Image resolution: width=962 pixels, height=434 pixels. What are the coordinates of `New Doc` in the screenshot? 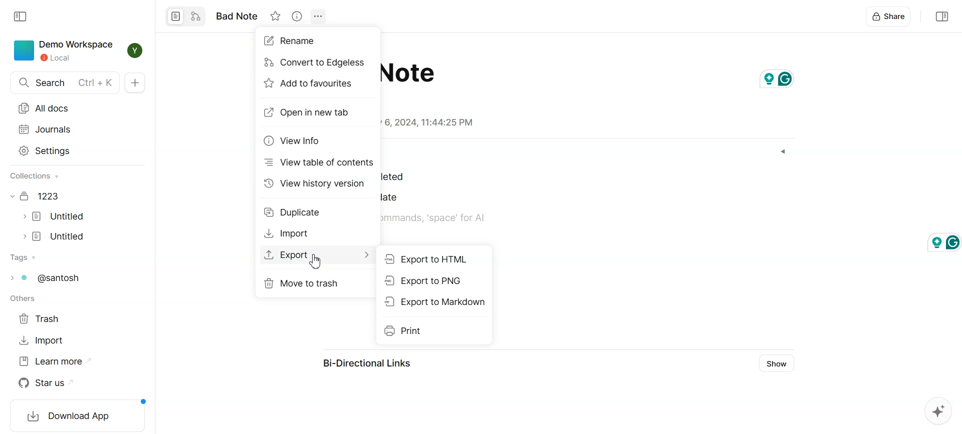 It's located at (136, 83).